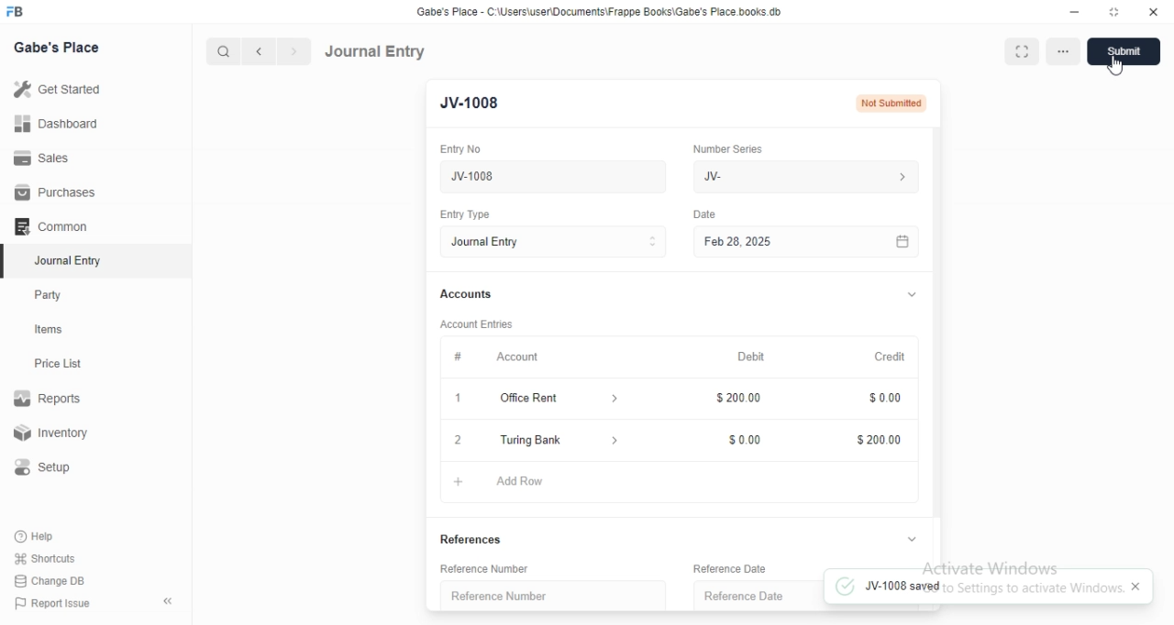 The width and height of the screenshot is (1174, 625). I want to click on Price List, so click(57, 364).